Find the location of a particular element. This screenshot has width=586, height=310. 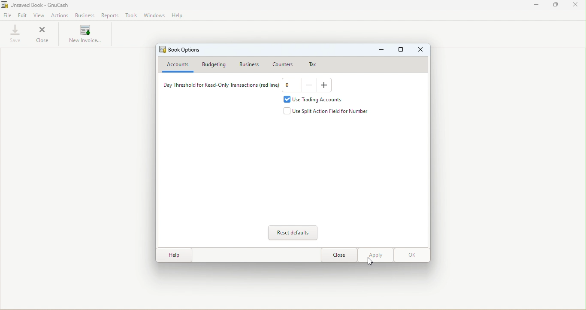

Text box is located at coordinates (290, 86).